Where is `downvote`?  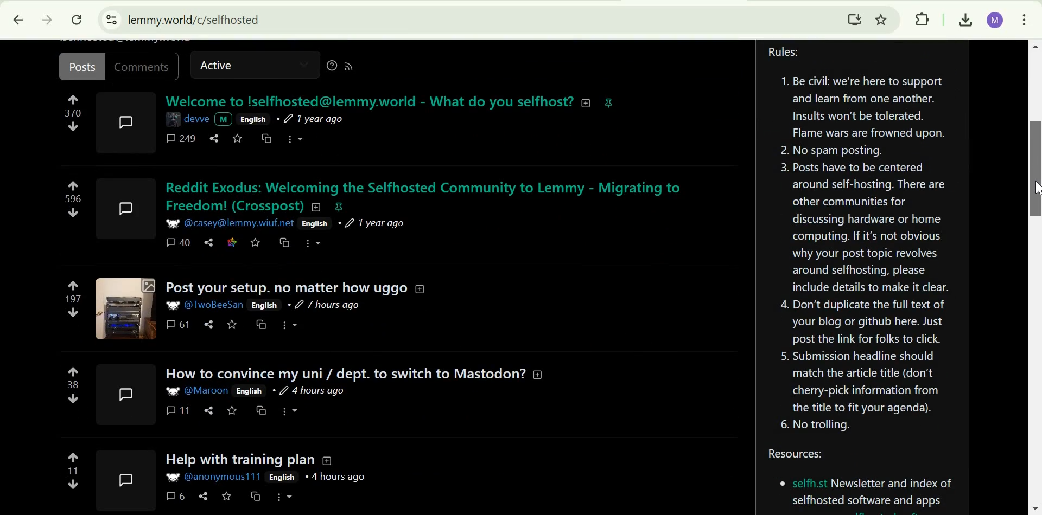 downvote is located at coordinates (73, 485).